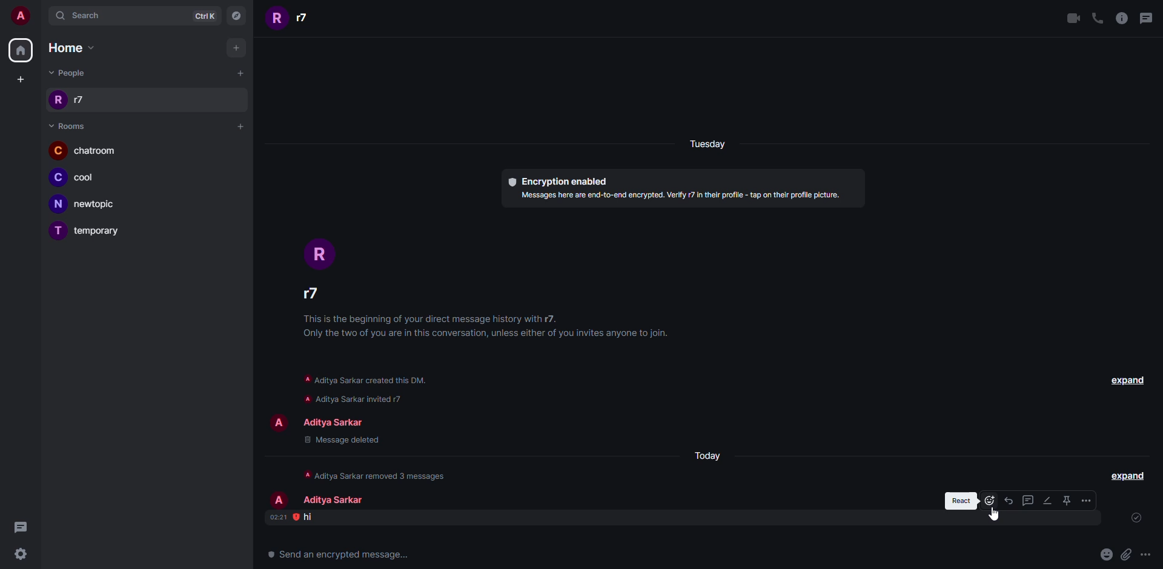  Describe the element at coordinates (989, 501) in the screenshot. I see `react` at that location.